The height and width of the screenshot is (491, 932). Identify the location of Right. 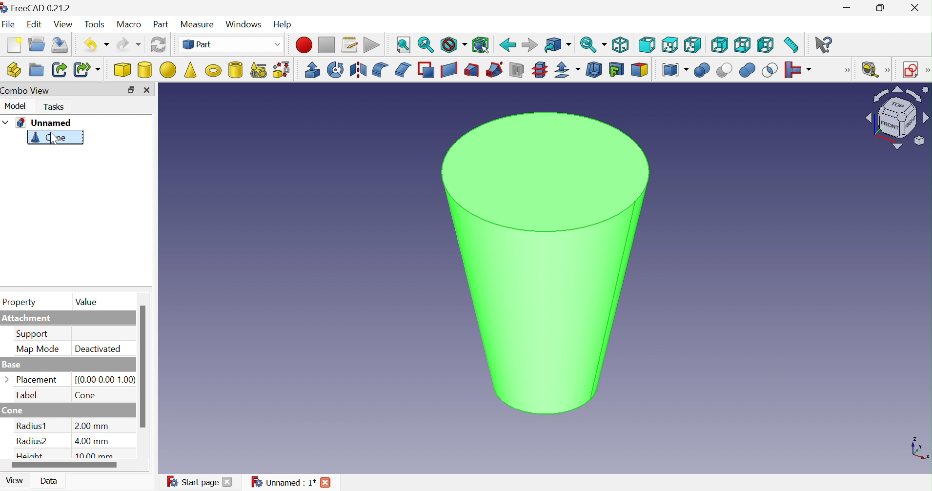
(693, 44).